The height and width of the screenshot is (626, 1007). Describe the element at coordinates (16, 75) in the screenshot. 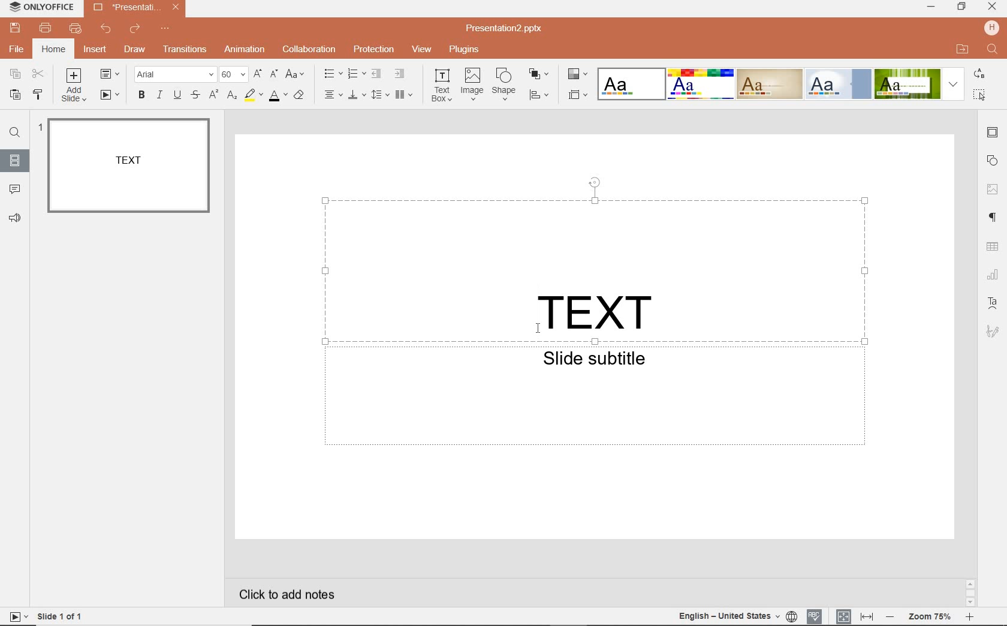

I see `COPY` at that location.